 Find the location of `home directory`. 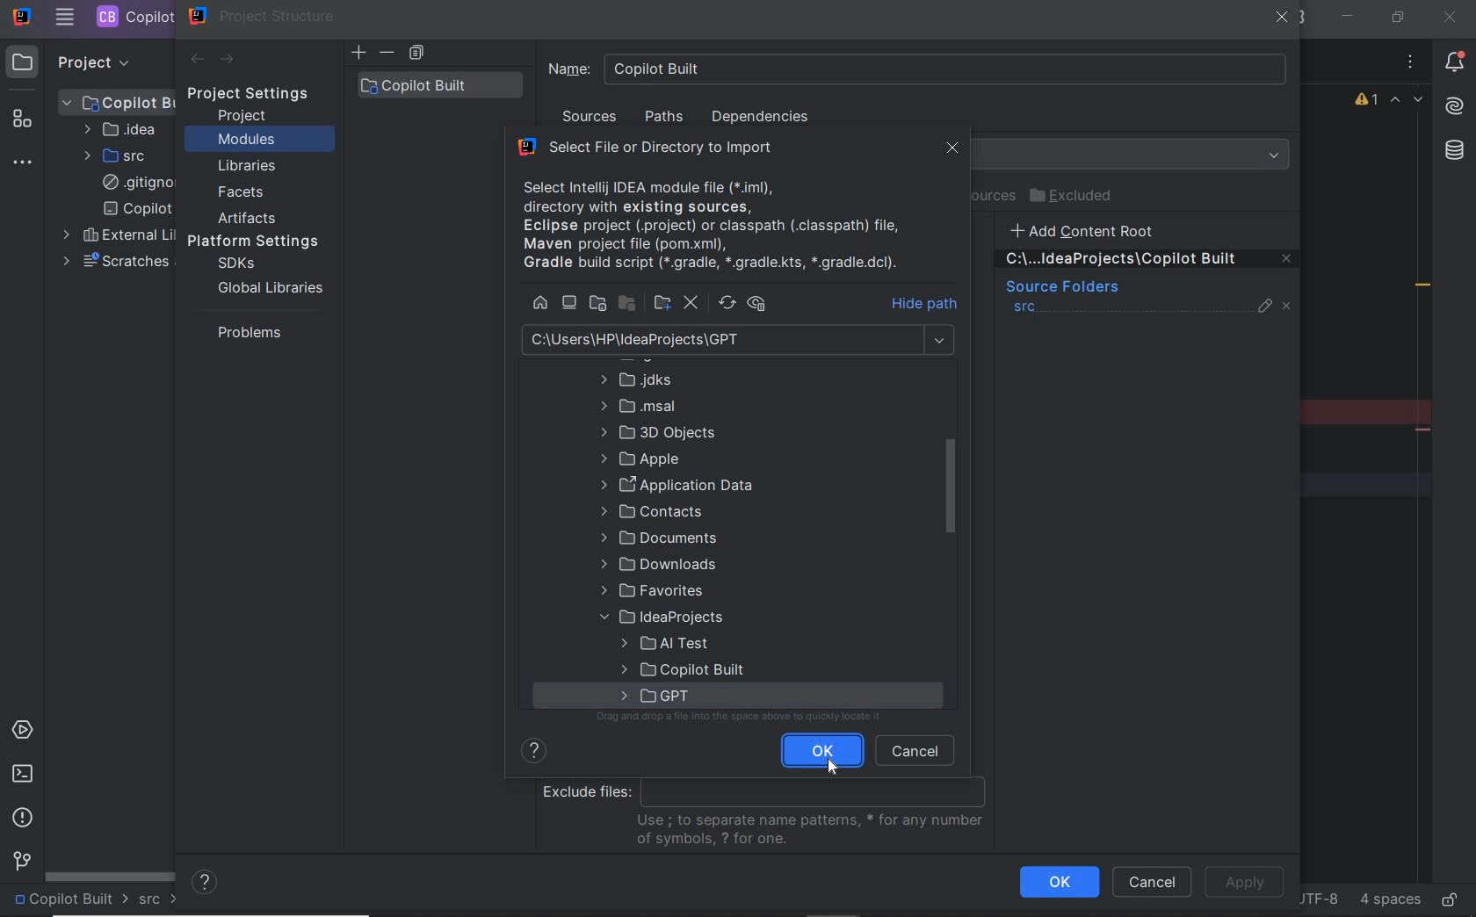

home directory is located at coordinates (540, 303).